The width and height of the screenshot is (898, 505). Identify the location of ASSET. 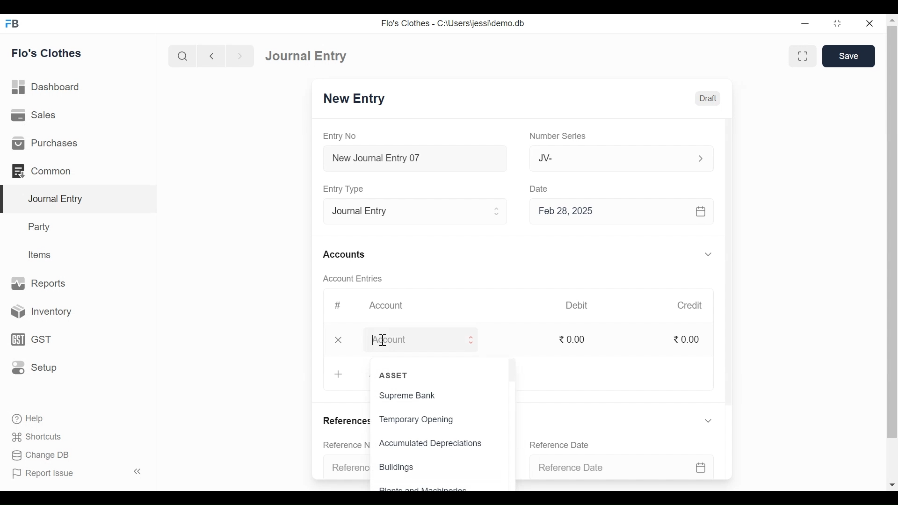
(394, 375).